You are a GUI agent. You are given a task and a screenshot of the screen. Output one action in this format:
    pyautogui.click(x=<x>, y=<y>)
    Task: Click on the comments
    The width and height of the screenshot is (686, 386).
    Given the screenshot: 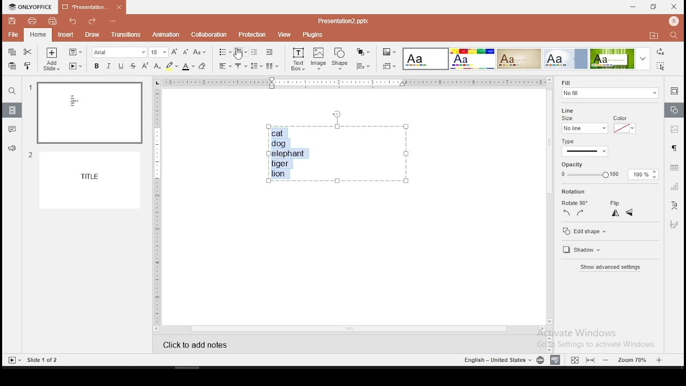 What is the action you would take?
    pyautogui.click(x=12, y=131)
    